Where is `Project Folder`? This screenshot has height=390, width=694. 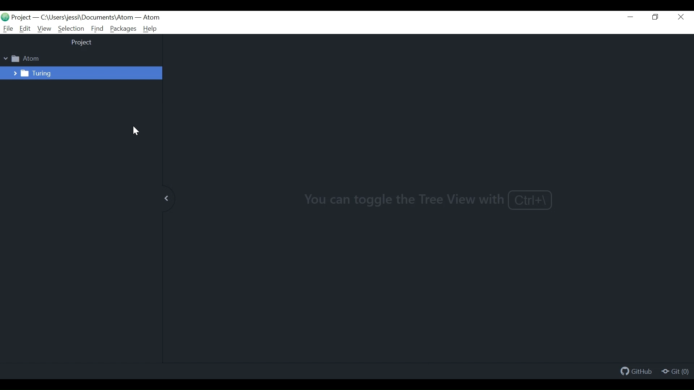 Project Folder is located at coordinates (25, 58).